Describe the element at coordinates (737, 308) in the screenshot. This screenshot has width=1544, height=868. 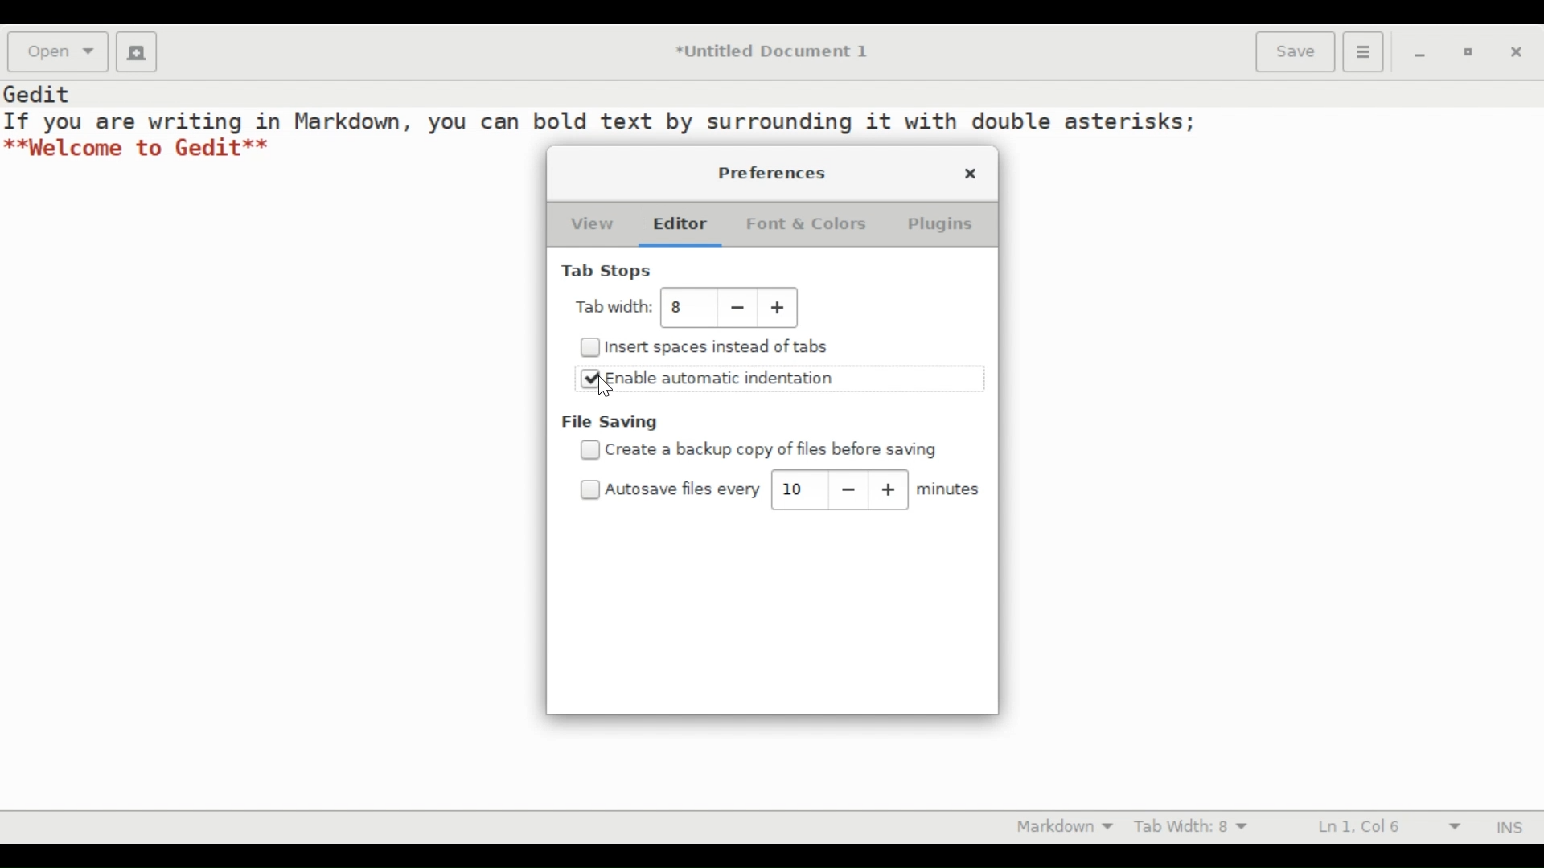
I see `Decrease tab width value` at that location.